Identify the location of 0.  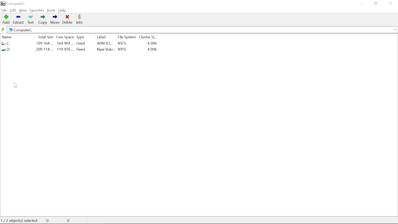
(52, 220).